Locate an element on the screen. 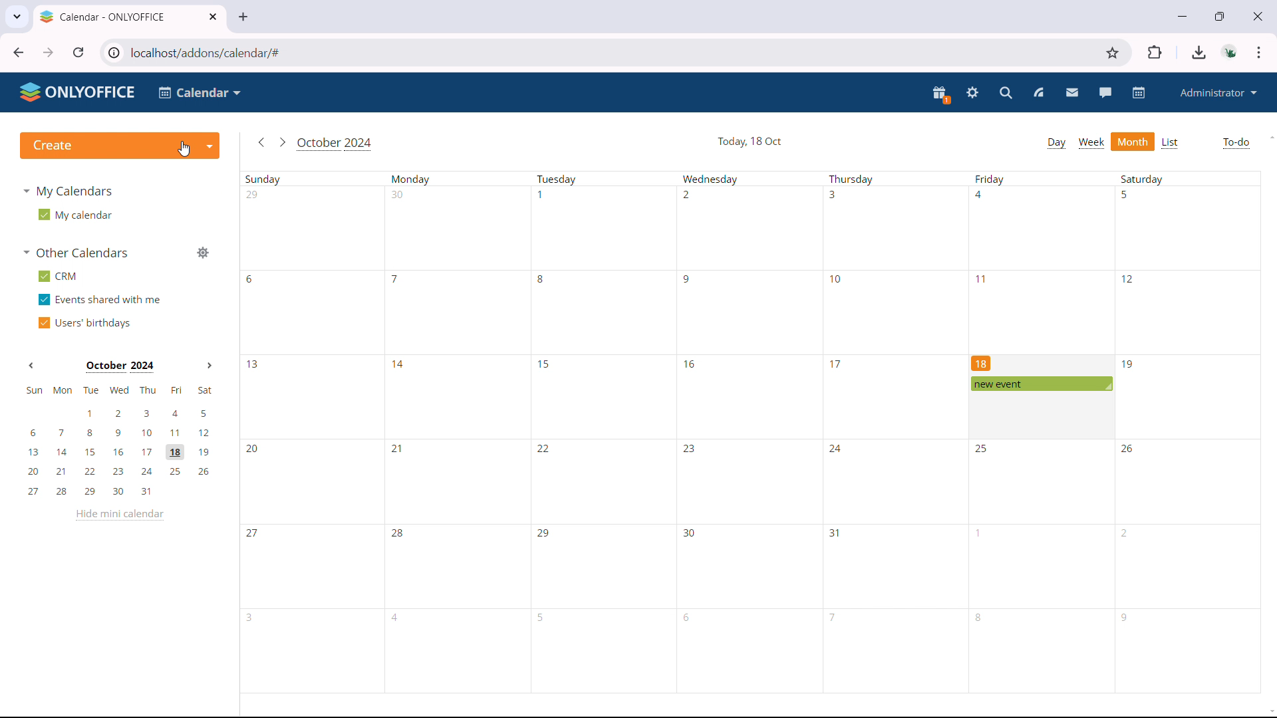  talk is located at coordinates (1105, 92).